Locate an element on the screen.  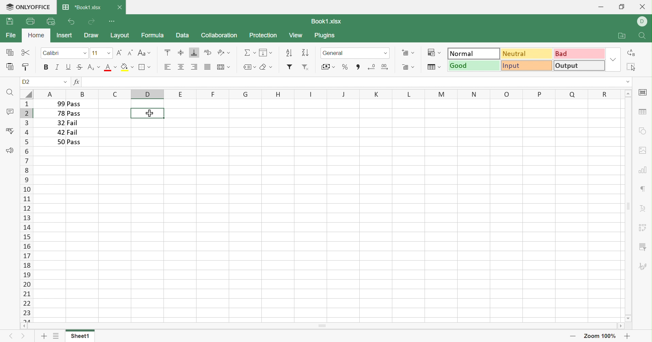
Save is located at coordinates (10, 22).